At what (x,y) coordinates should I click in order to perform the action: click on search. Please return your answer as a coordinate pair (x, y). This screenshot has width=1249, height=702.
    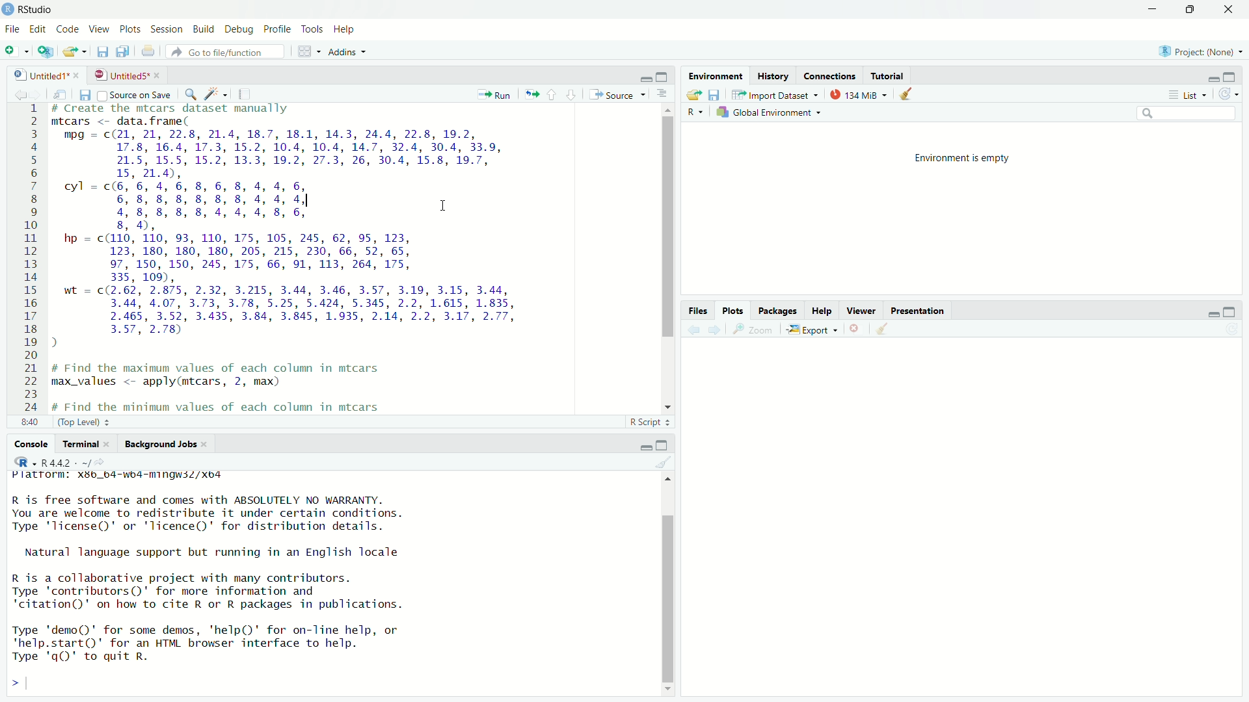
    Looking at the image, I should click on (191, 96).